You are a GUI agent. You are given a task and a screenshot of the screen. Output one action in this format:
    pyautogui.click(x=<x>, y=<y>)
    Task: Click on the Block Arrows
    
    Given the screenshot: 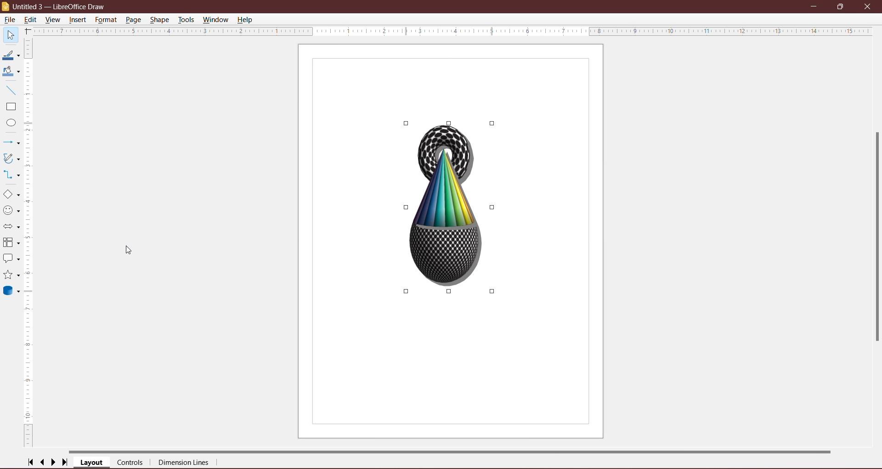 What is the action you would take?
    pyautogui.click(x=11, y=226)
    